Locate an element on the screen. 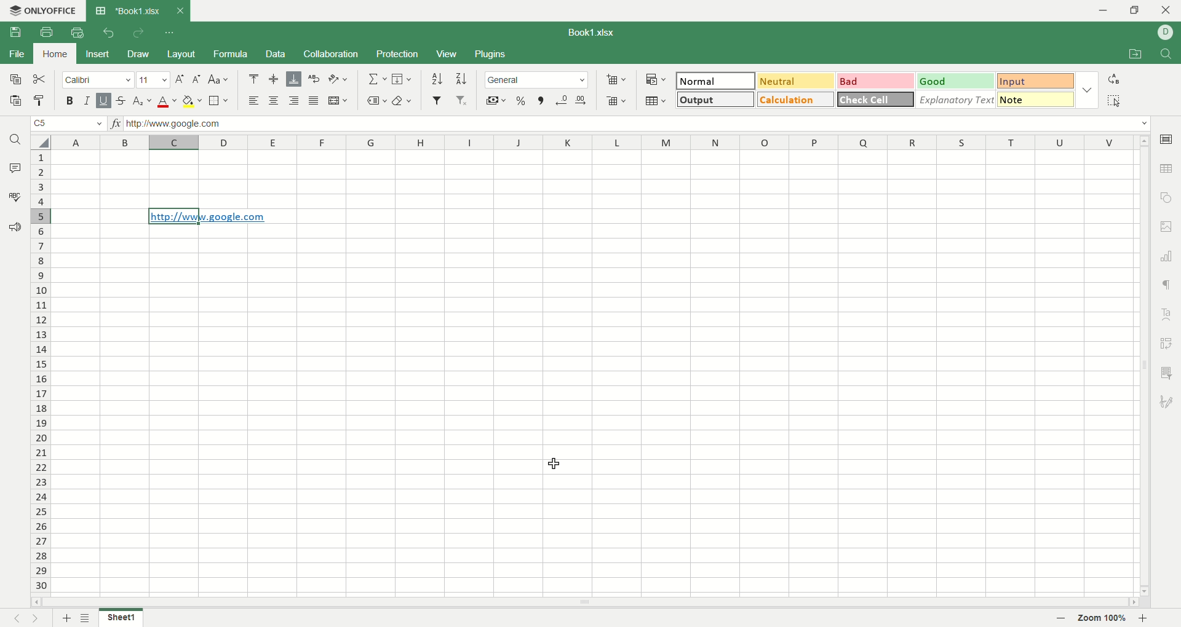 This screenshot has height=627, width=1181. align center is located at coordinates (276, 101).